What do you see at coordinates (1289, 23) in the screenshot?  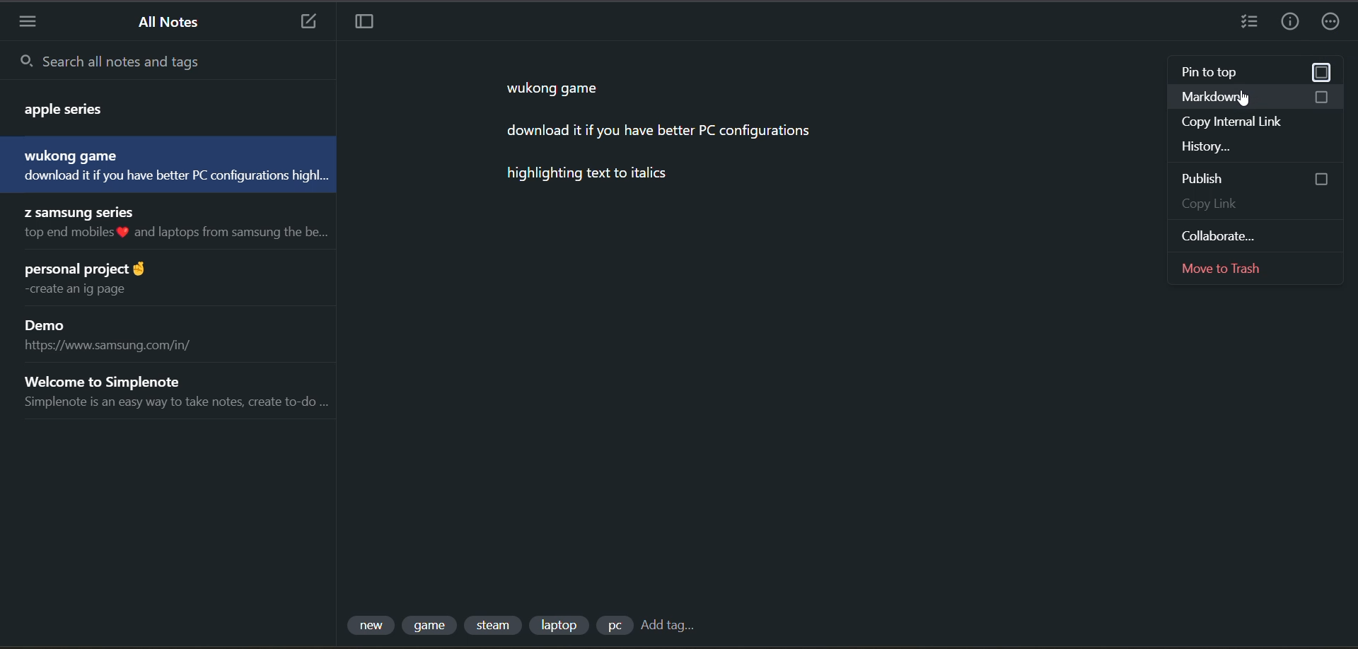 I see `info` at bounding box center [1289, 23].